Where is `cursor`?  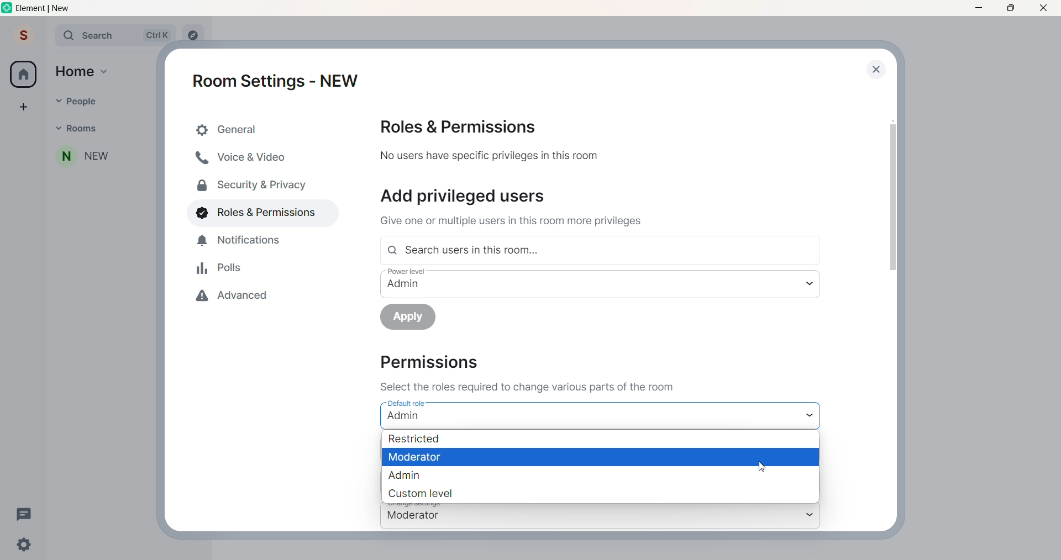
cursor is located at coordinates (762, 466).